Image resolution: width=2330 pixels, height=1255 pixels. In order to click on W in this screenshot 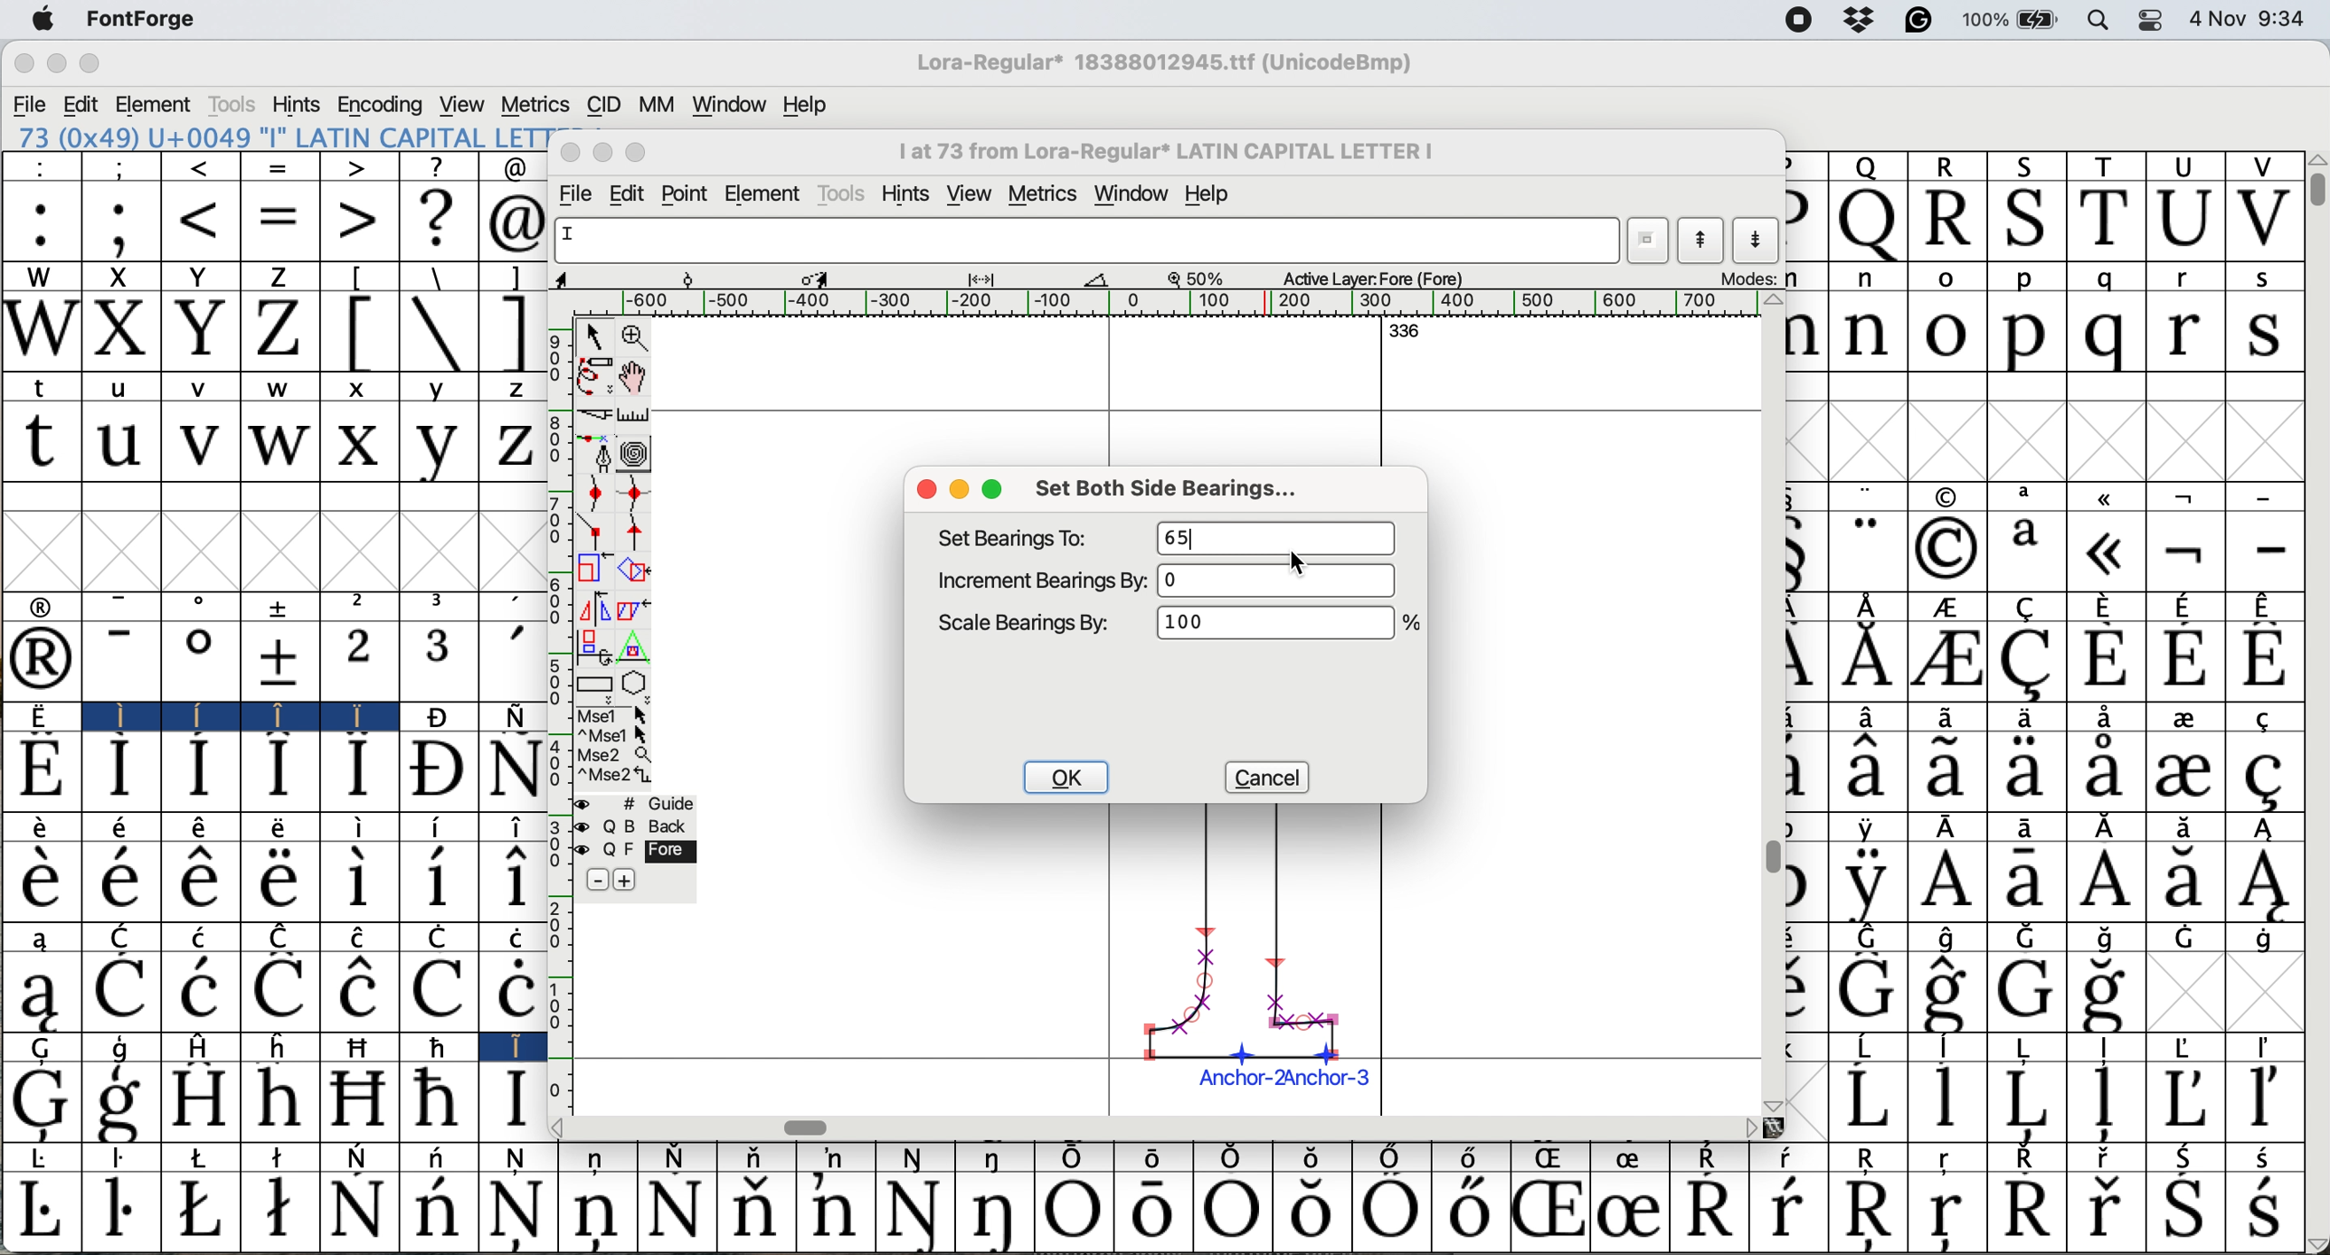, I will do `click(41, 333)`.